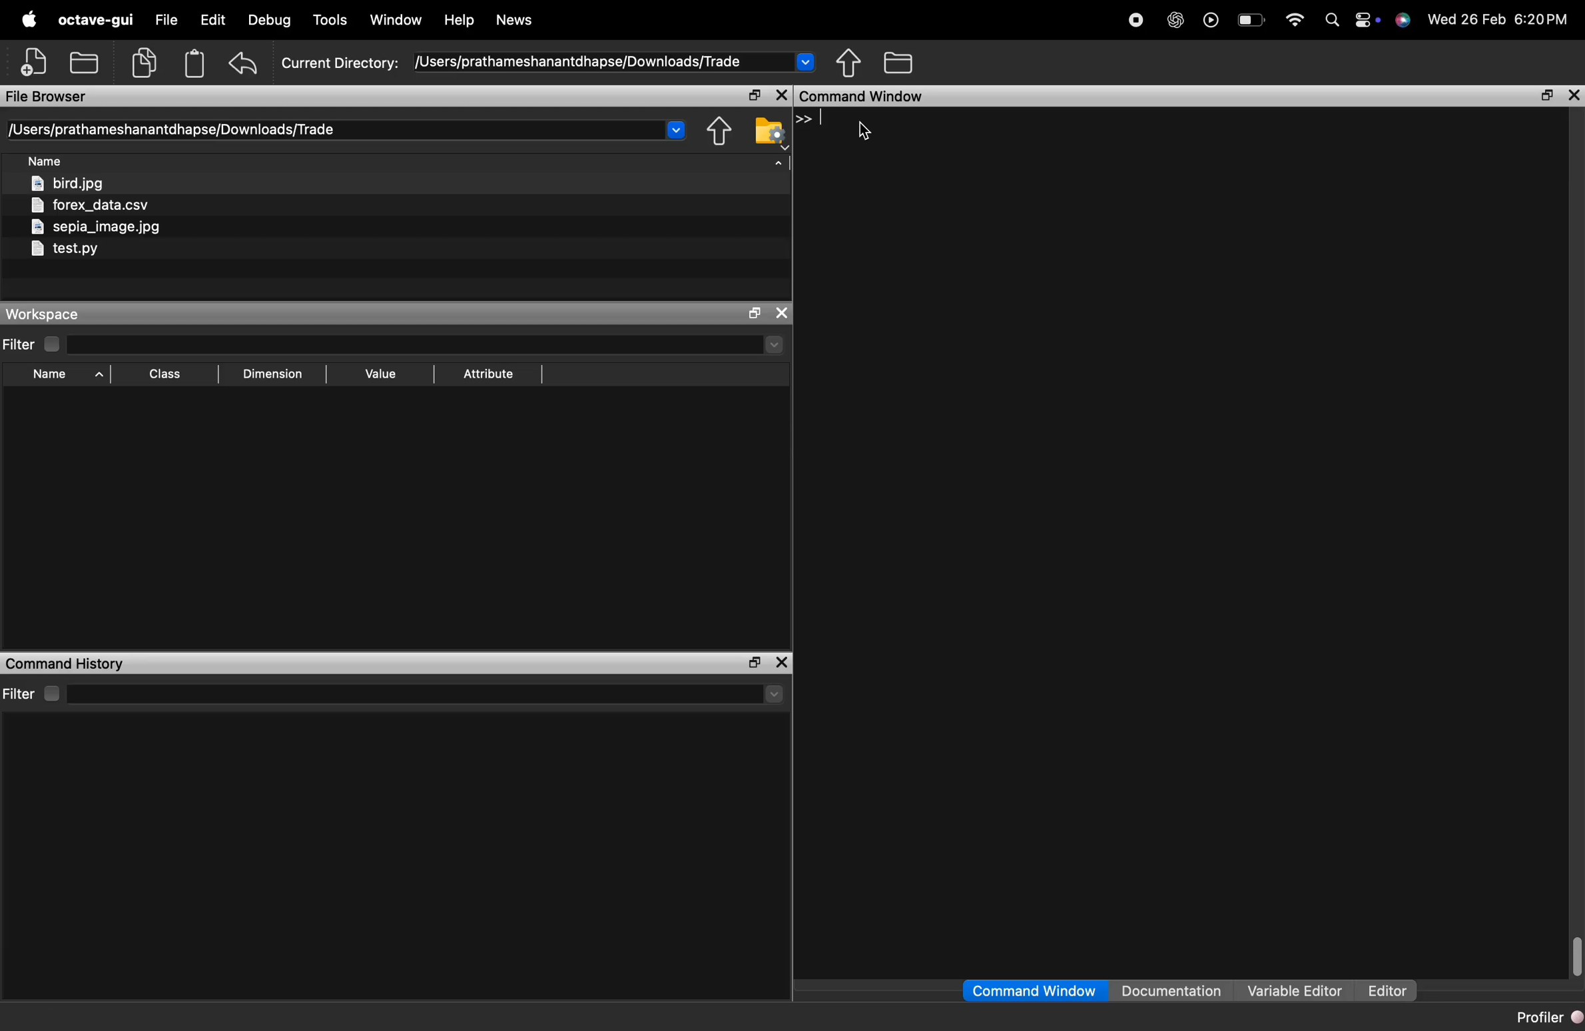 The image size is (1585, 1031). Describe the element at coordinates (71, 184) in the screenshot. I see `bird.jpg` at that location.